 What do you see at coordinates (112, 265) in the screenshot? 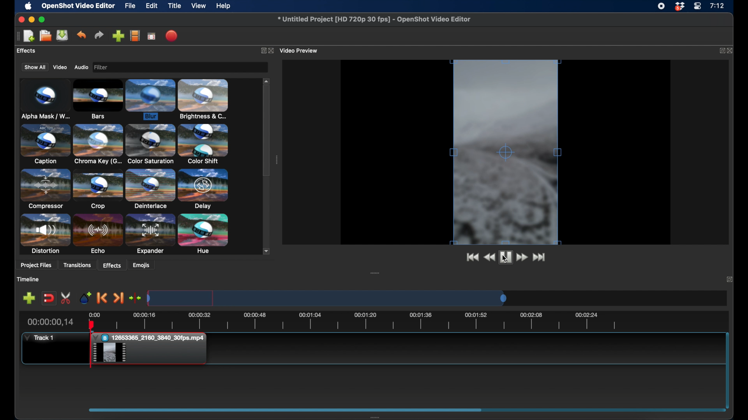
I see `effects` at bounding box center [112, 265].